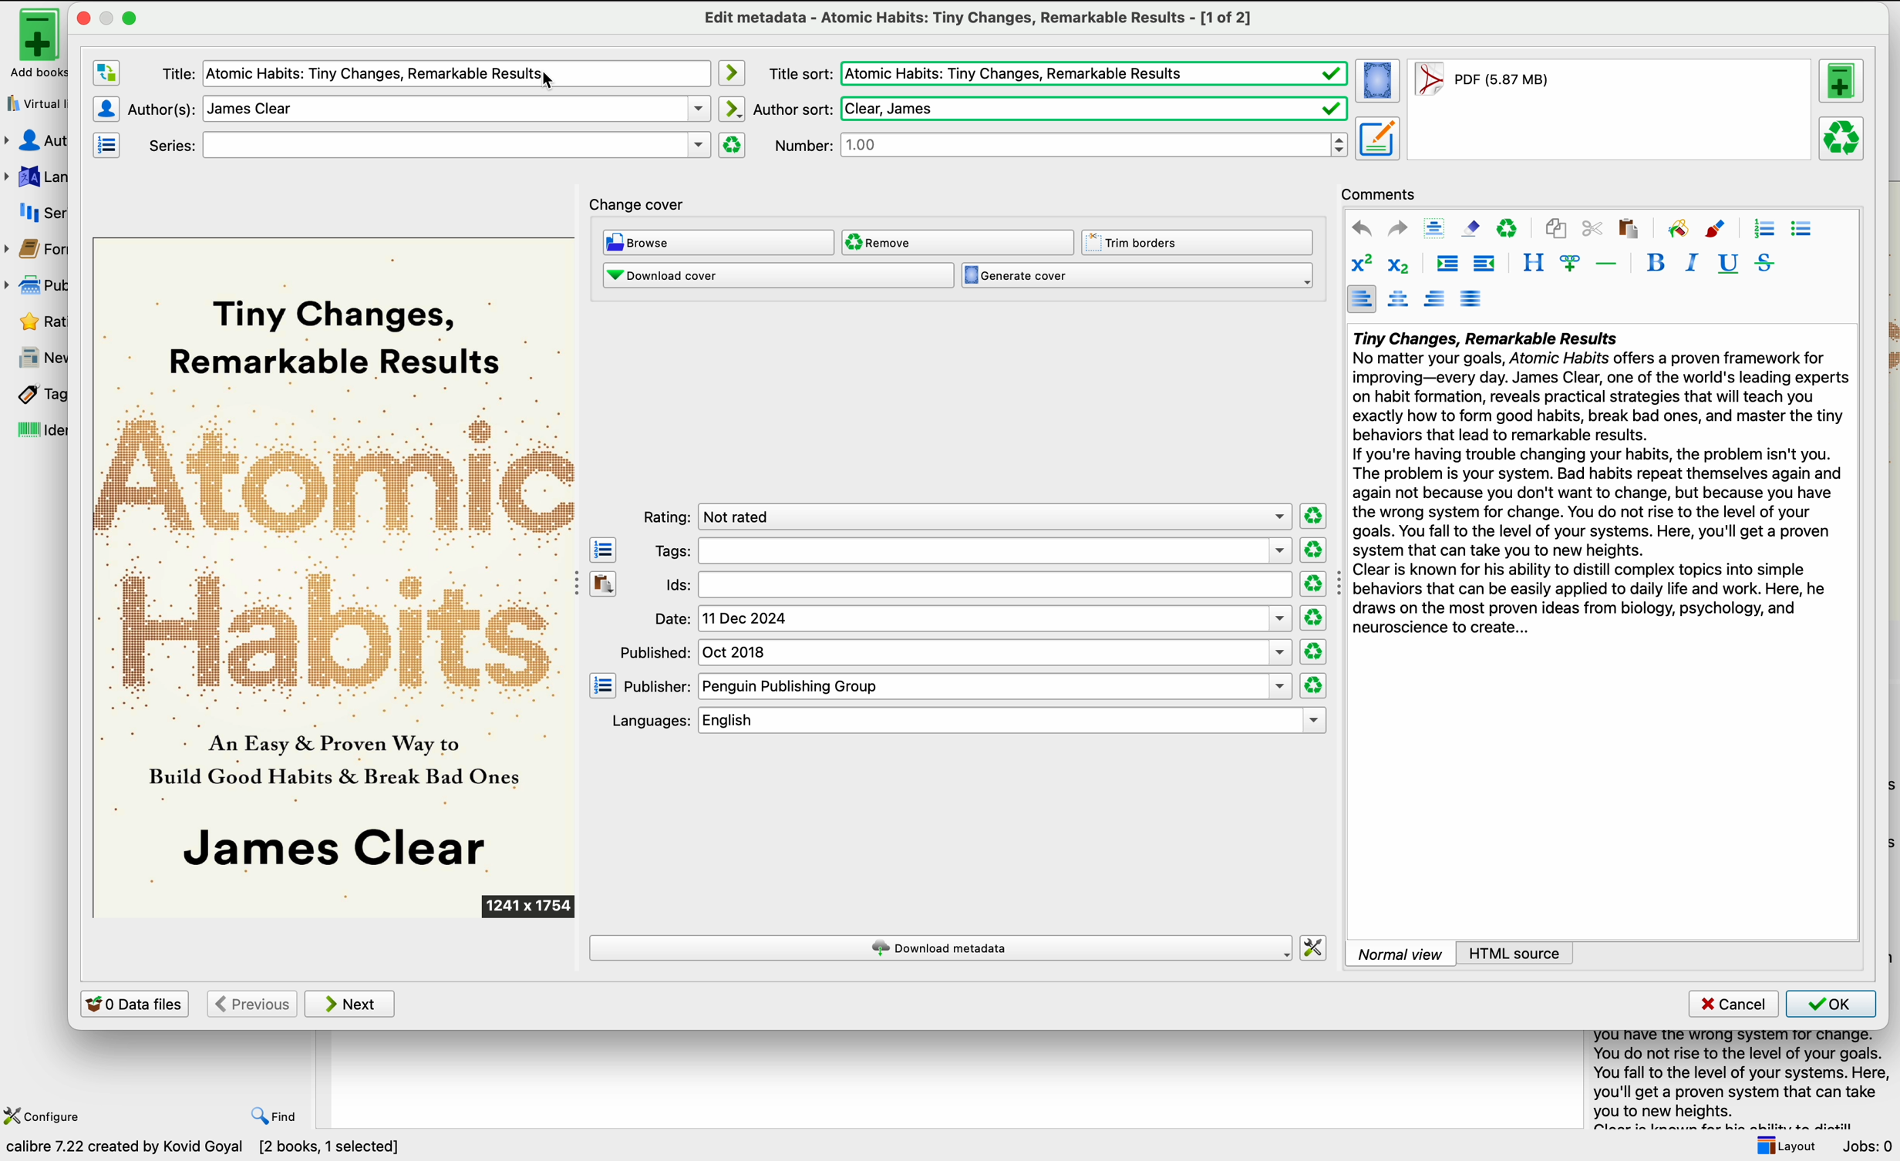 This screenshot has height=1161, width=1900. I want to click on series, so click(37, 213).